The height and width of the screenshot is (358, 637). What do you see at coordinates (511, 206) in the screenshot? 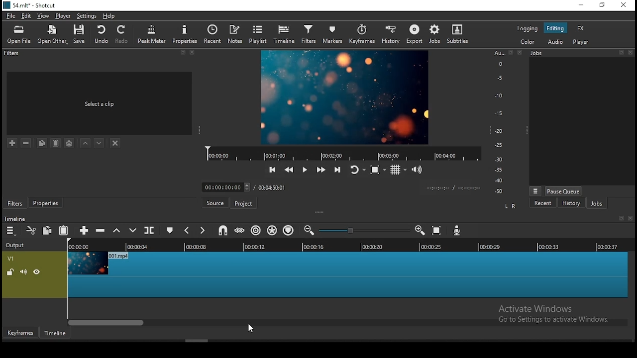
I see `L R` at bounding box center [511, 206].